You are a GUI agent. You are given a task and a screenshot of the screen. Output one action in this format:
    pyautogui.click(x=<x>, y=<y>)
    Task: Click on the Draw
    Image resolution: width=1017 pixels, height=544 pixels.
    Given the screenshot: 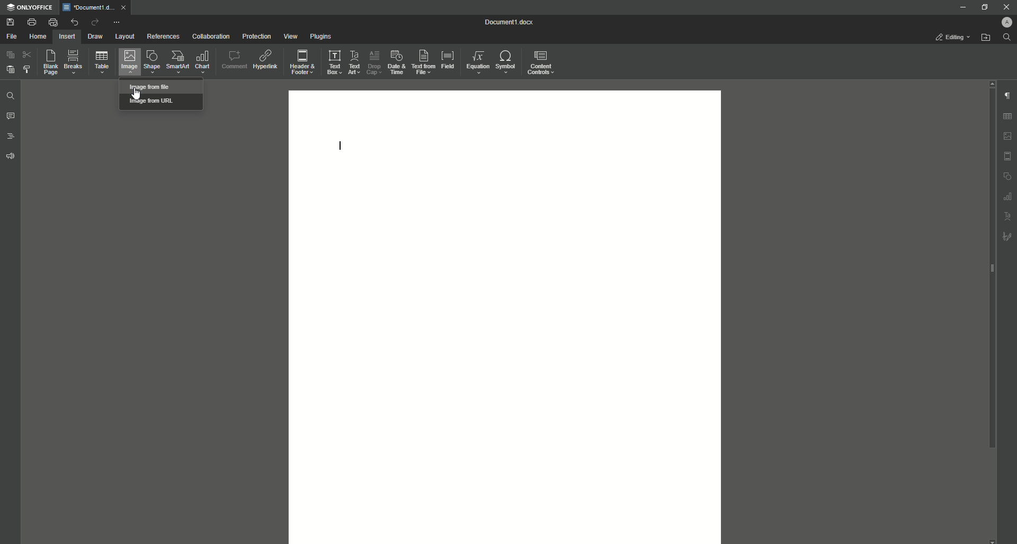 What is the action you would take?
    pyautogui.click(x=95, y=37)
    